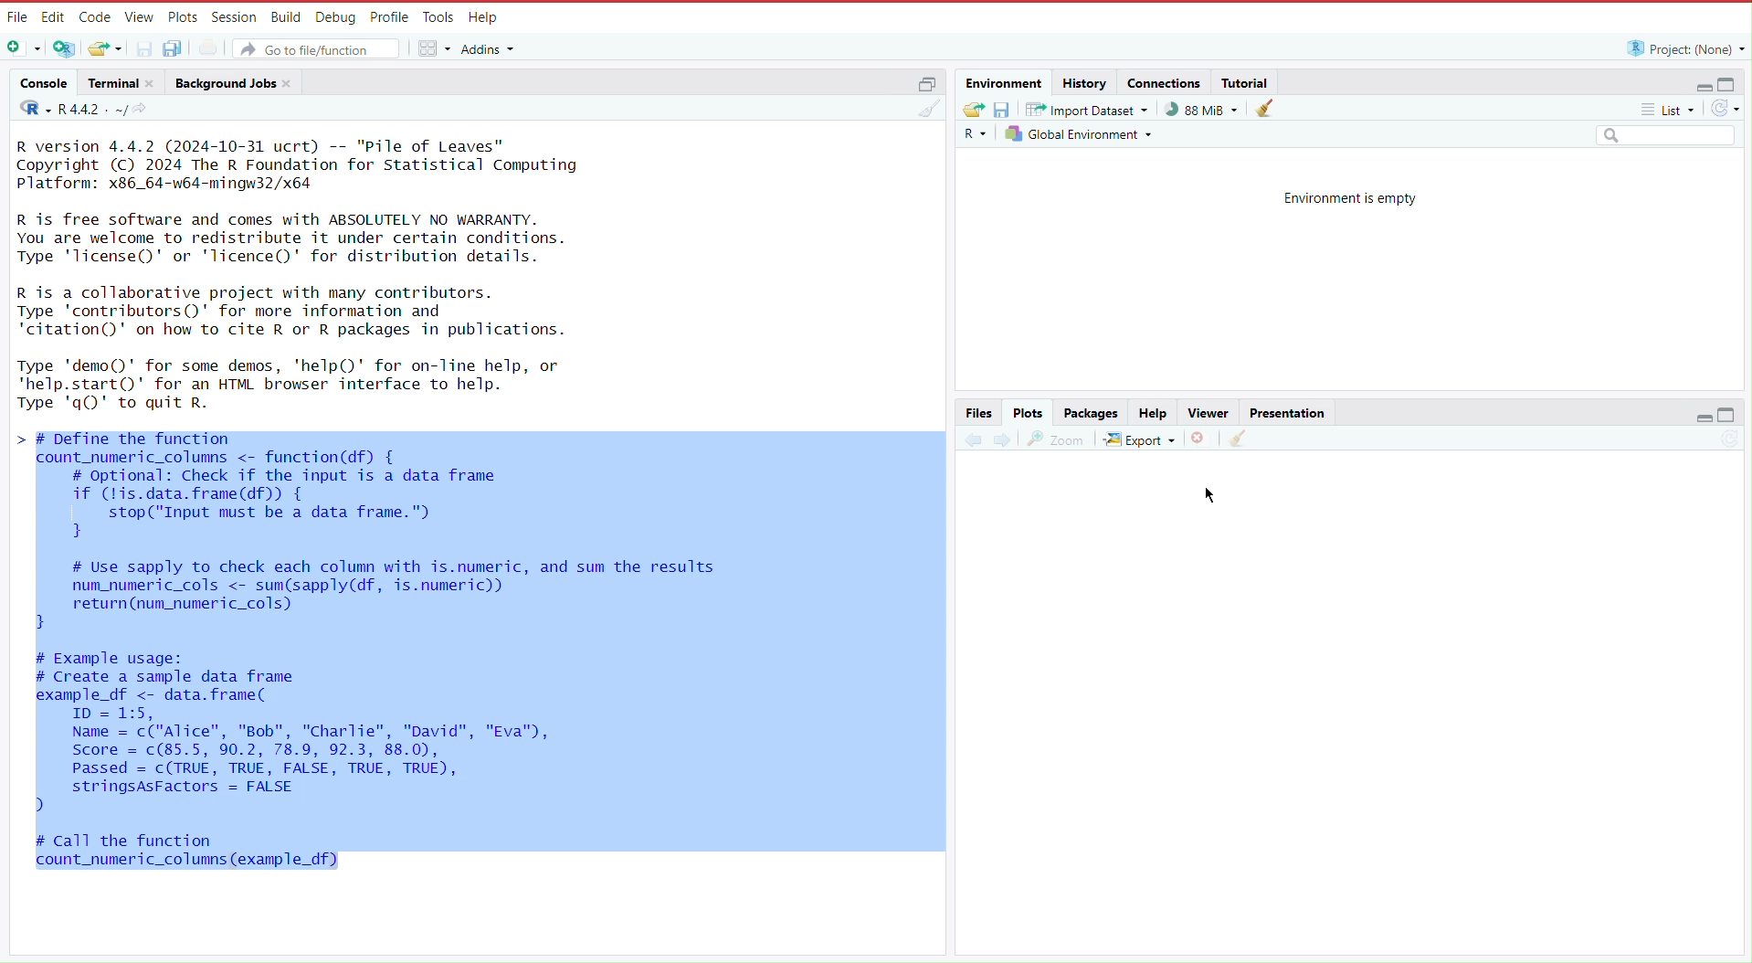 The height and width of the screenshot is (963, 1752). Describe the element at coordinates (16, 17) in the screenshot. I see `File` at that location.